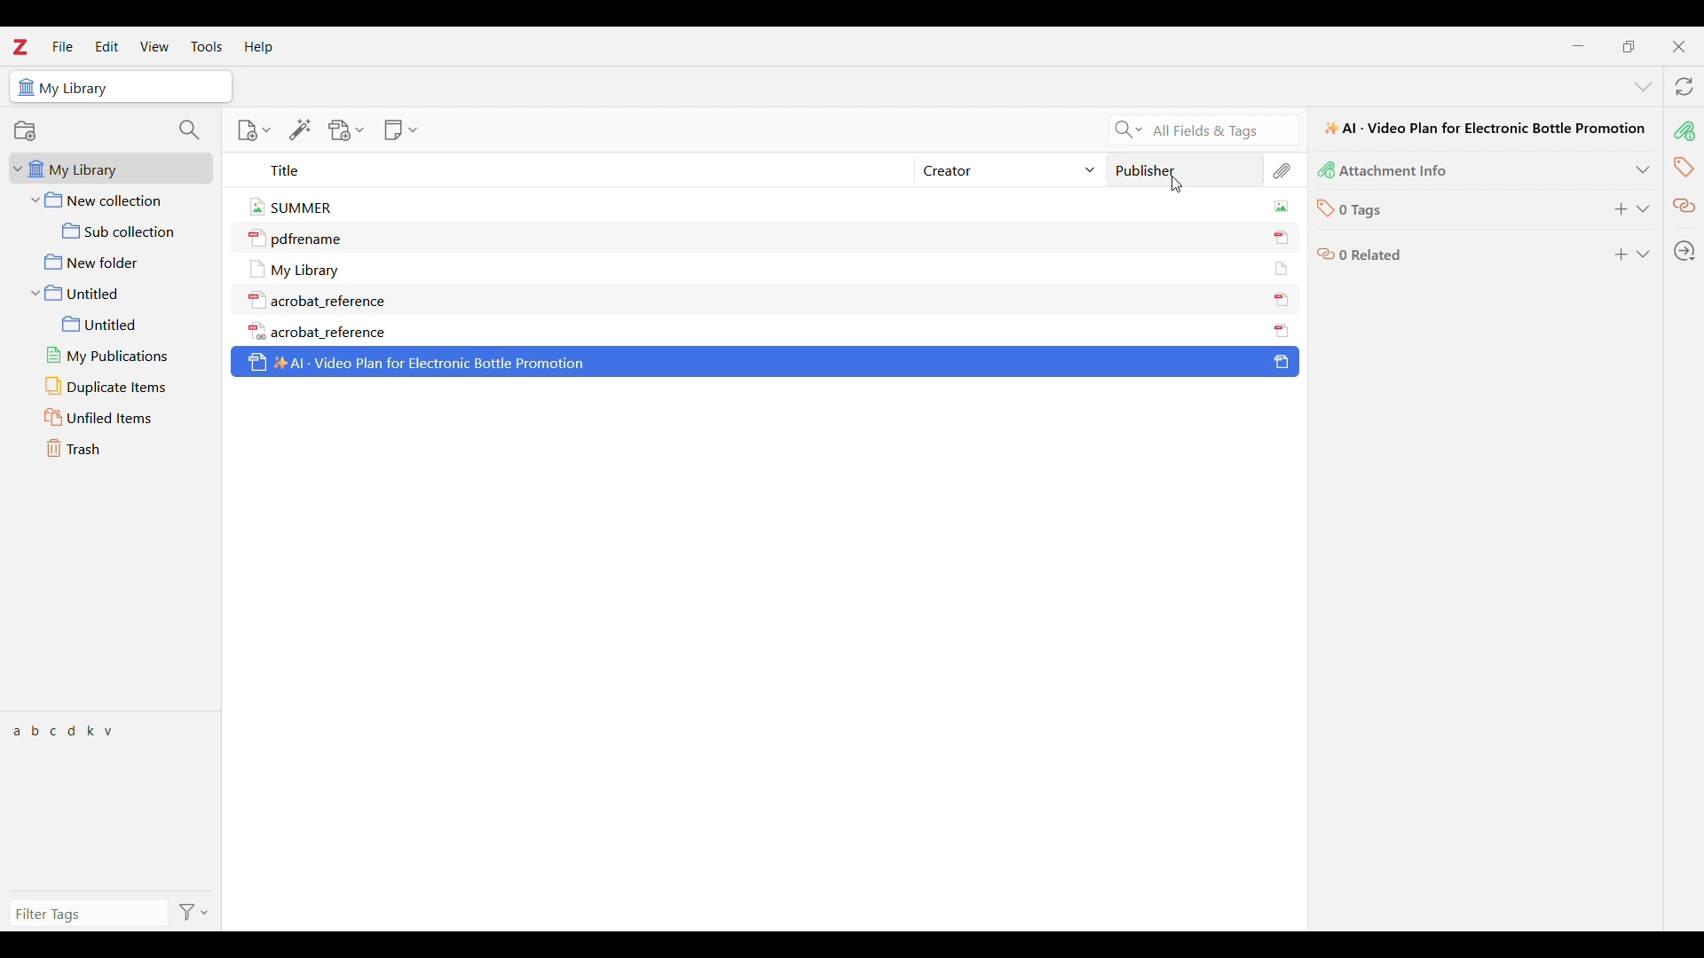 Image resolution: width=1704 pixels, height=958 pixels. What do you see at coordinates (113, 449) in the screenshot?
I see `Trash` at bounding box center [113, 449].